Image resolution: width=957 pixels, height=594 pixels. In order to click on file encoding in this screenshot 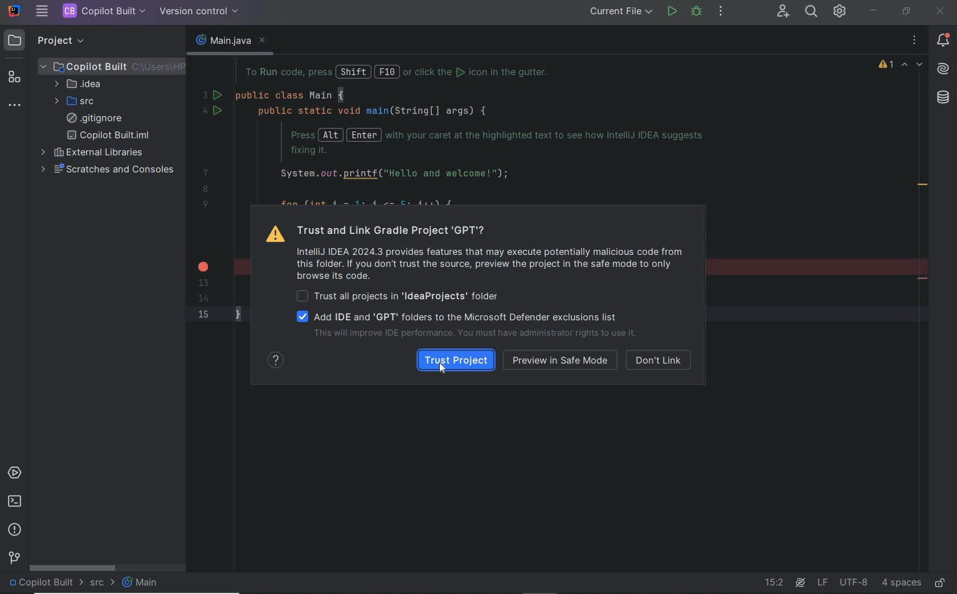, I will do `click(854, 581)`.